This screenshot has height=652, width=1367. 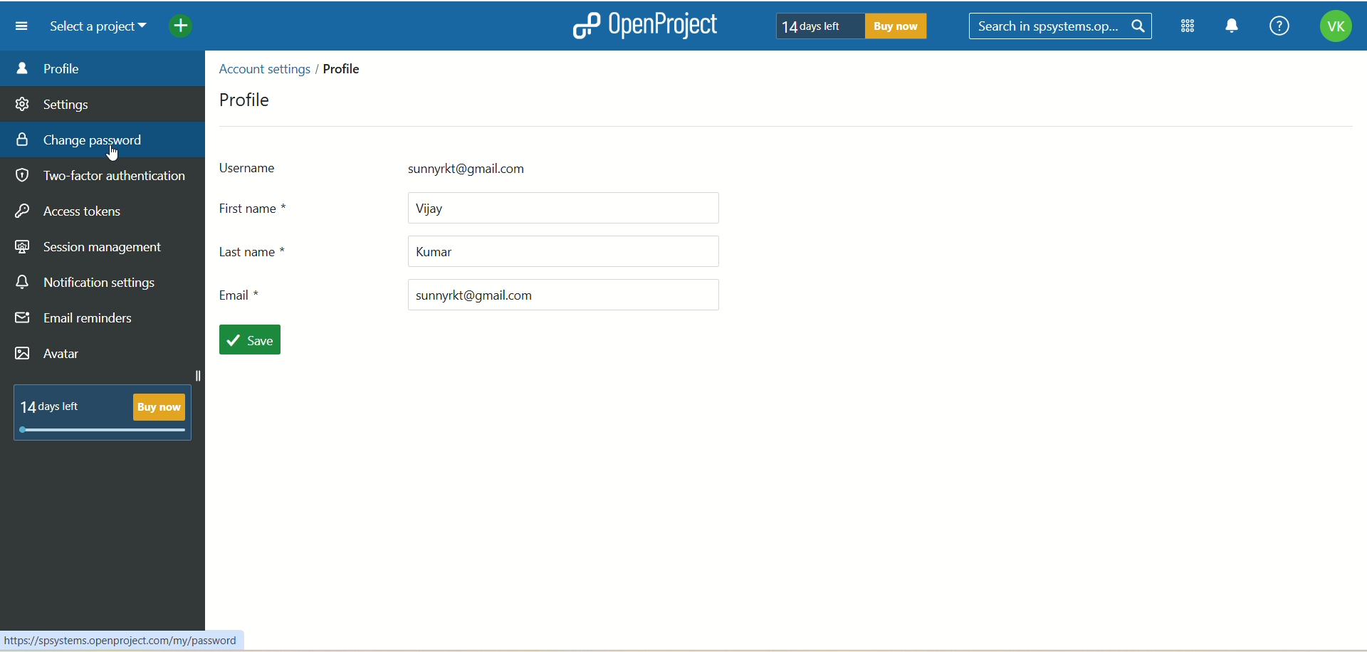 What do you see at coordinates (16, 26) in the screenshot?
I see `menu` at bounding box center [16, 26].